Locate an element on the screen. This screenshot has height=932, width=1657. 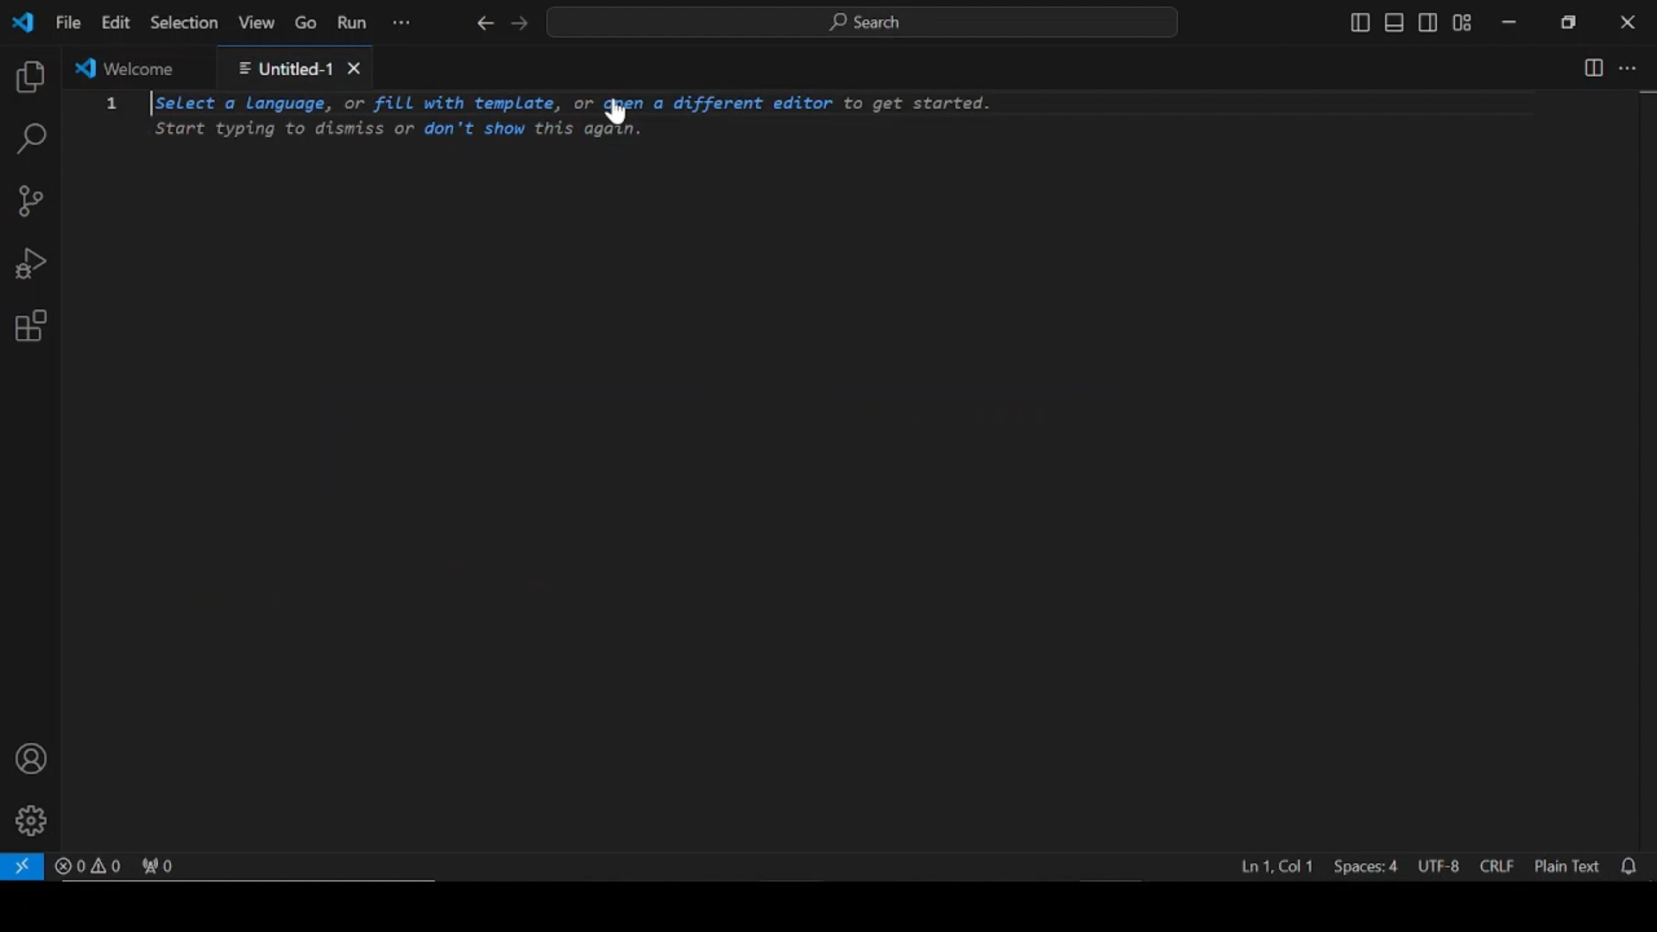
search is located at coordinates (31, 140).